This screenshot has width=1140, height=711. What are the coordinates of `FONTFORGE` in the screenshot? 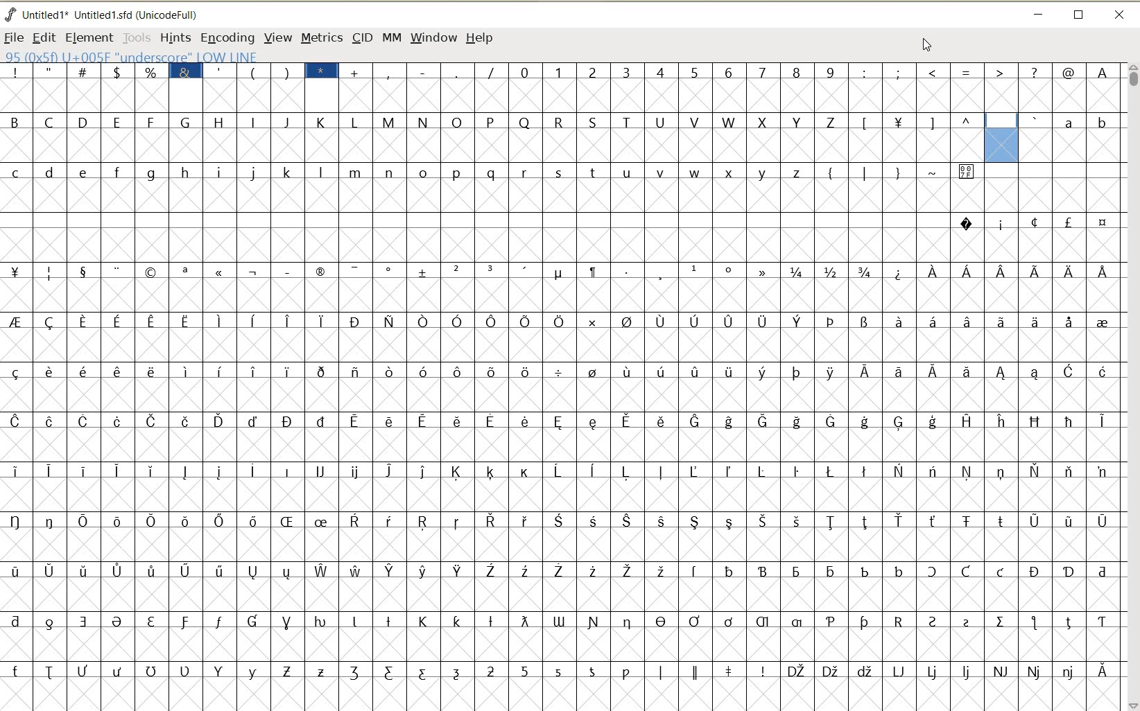 It's located at (10, 14).